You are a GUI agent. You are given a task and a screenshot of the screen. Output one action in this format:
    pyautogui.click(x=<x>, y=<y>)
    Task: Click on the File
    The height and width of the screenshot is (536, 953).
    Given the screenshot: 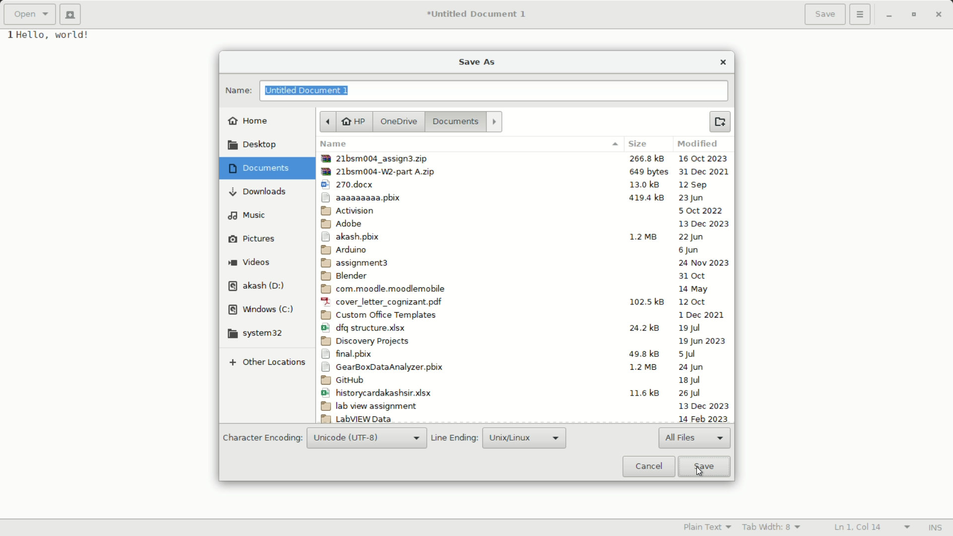 What is the action you would take?
    pyautogui.click(x=523, y=250)
    